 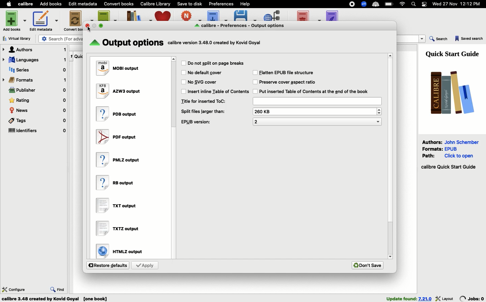 What do you see at coordinates (204, 101) in the screenshot?
I see `Title` at bounding box center [204, 101].